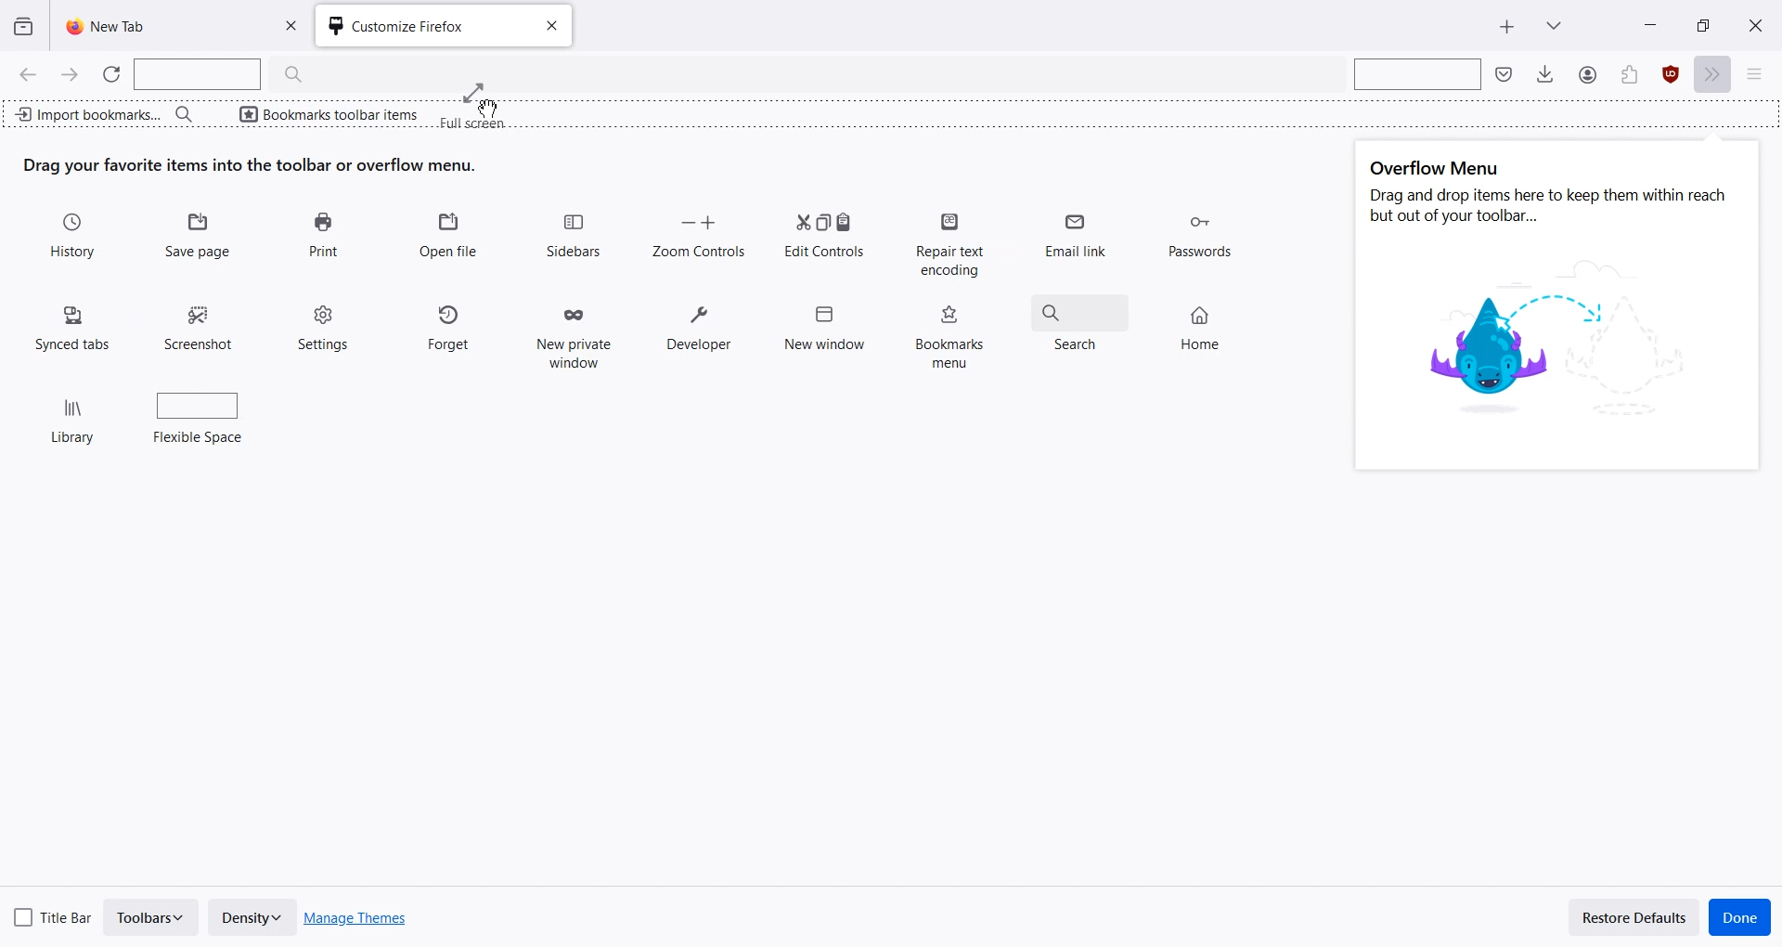 Image resolution: width=1782 pixels, height=947 pixels. Describe the element at coordinates (229, 74) in the screenshot. I see `Search Bar` at that location.